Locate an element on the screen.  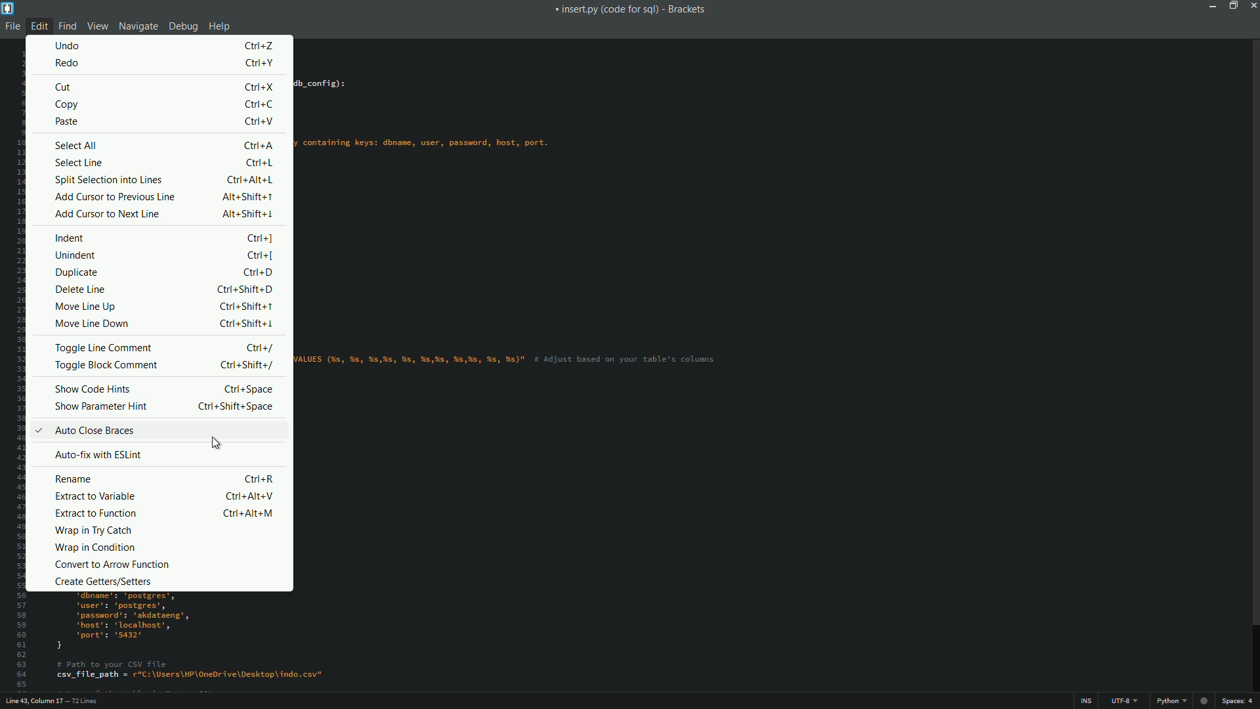
wrap in condition is located at coordinates (93, 548).